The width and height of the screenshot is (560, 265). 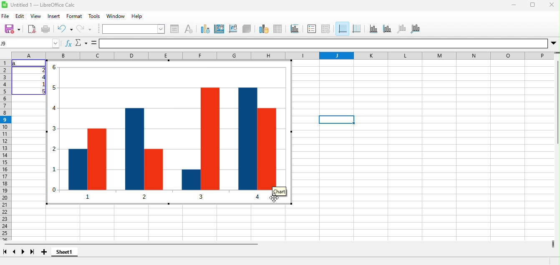 I want to click on add sheet, so click(x=44, y=252).